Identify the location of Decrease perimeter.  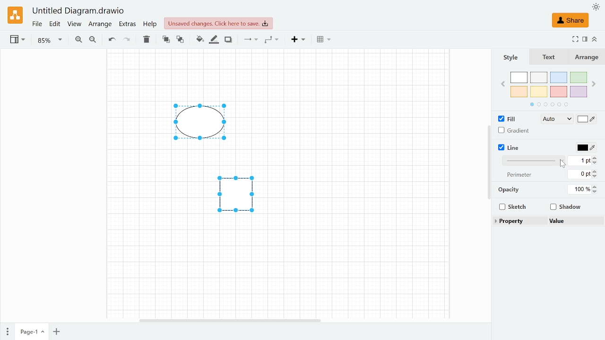
(596, 177).